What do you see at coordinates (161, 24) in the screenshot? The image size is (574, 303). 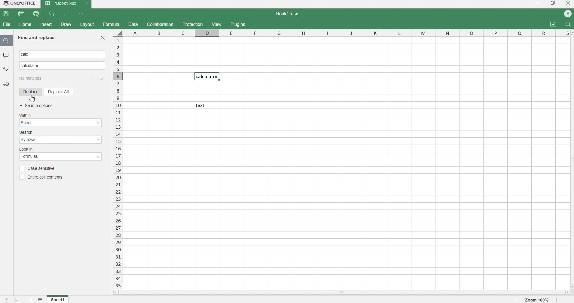 I see `collaboration` at bounding box center [161, 24].